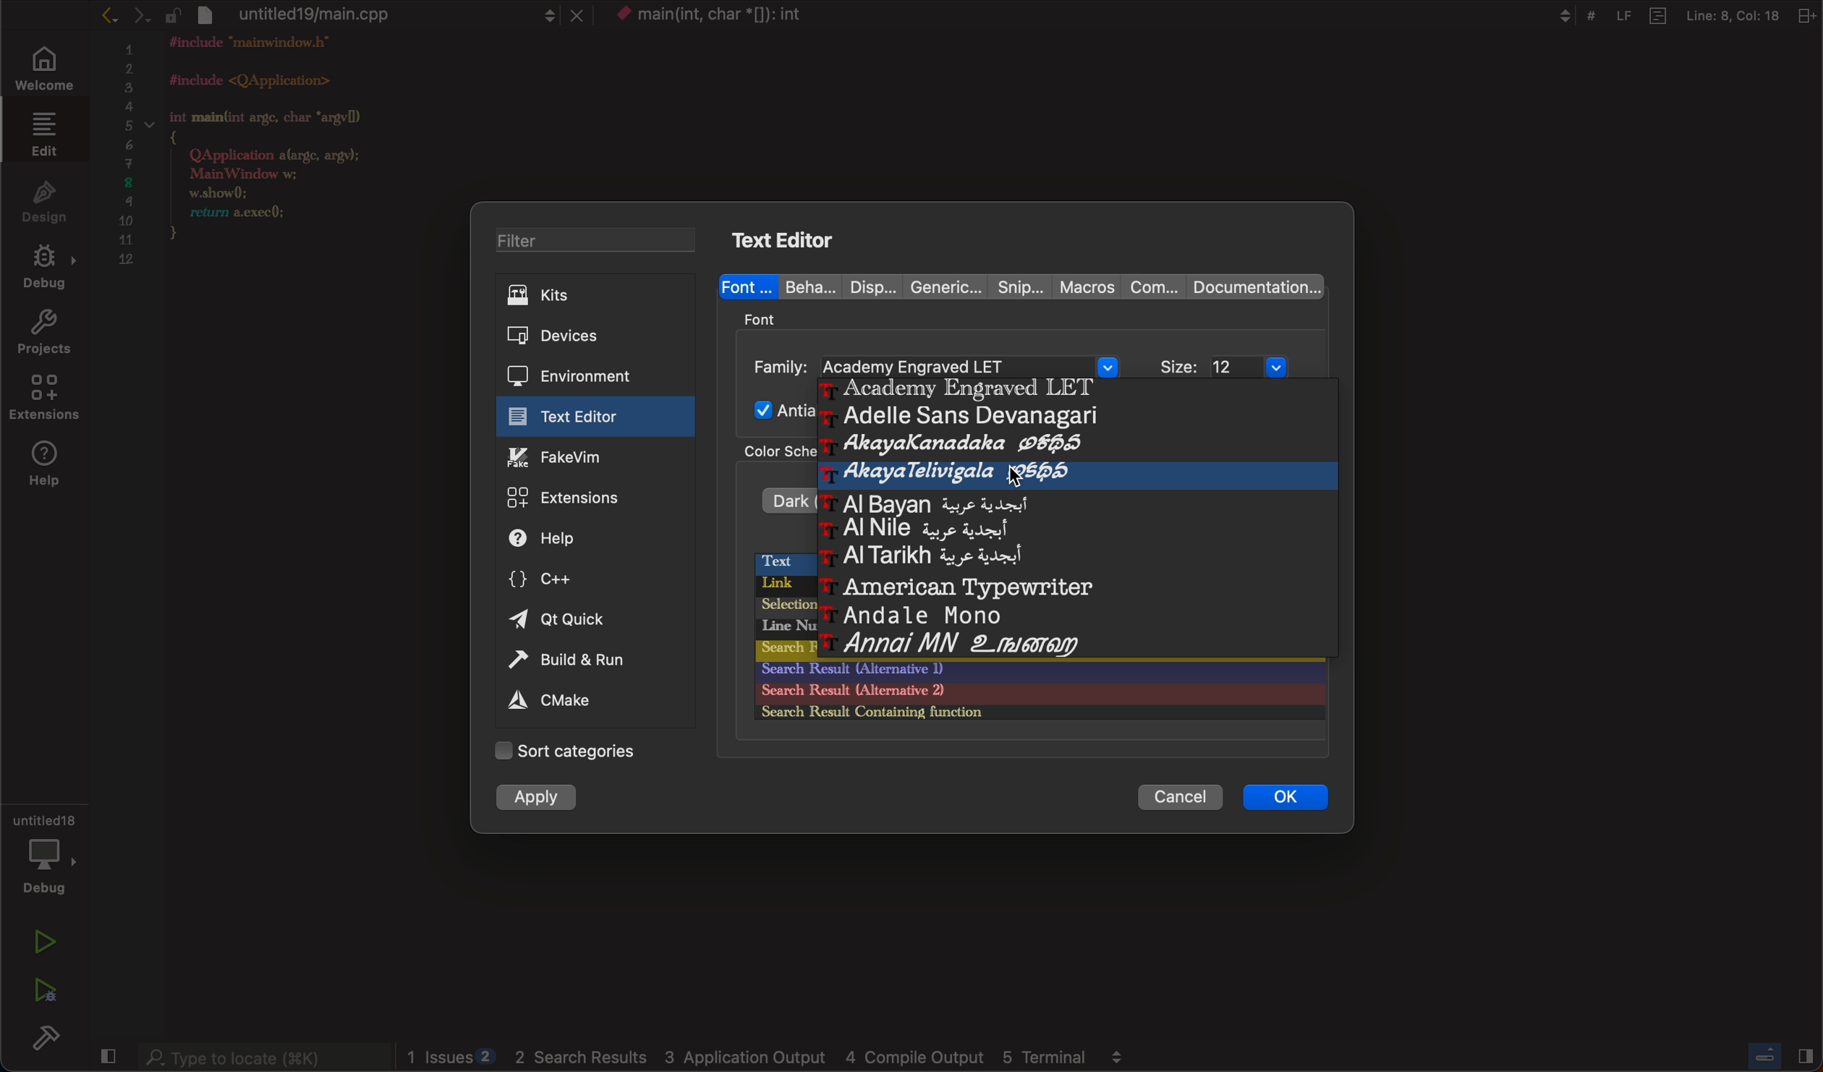 Image resolution: width=1823 pixels, height=1072 pixels. I want to click on akaya kanadha, so click(943, 446).